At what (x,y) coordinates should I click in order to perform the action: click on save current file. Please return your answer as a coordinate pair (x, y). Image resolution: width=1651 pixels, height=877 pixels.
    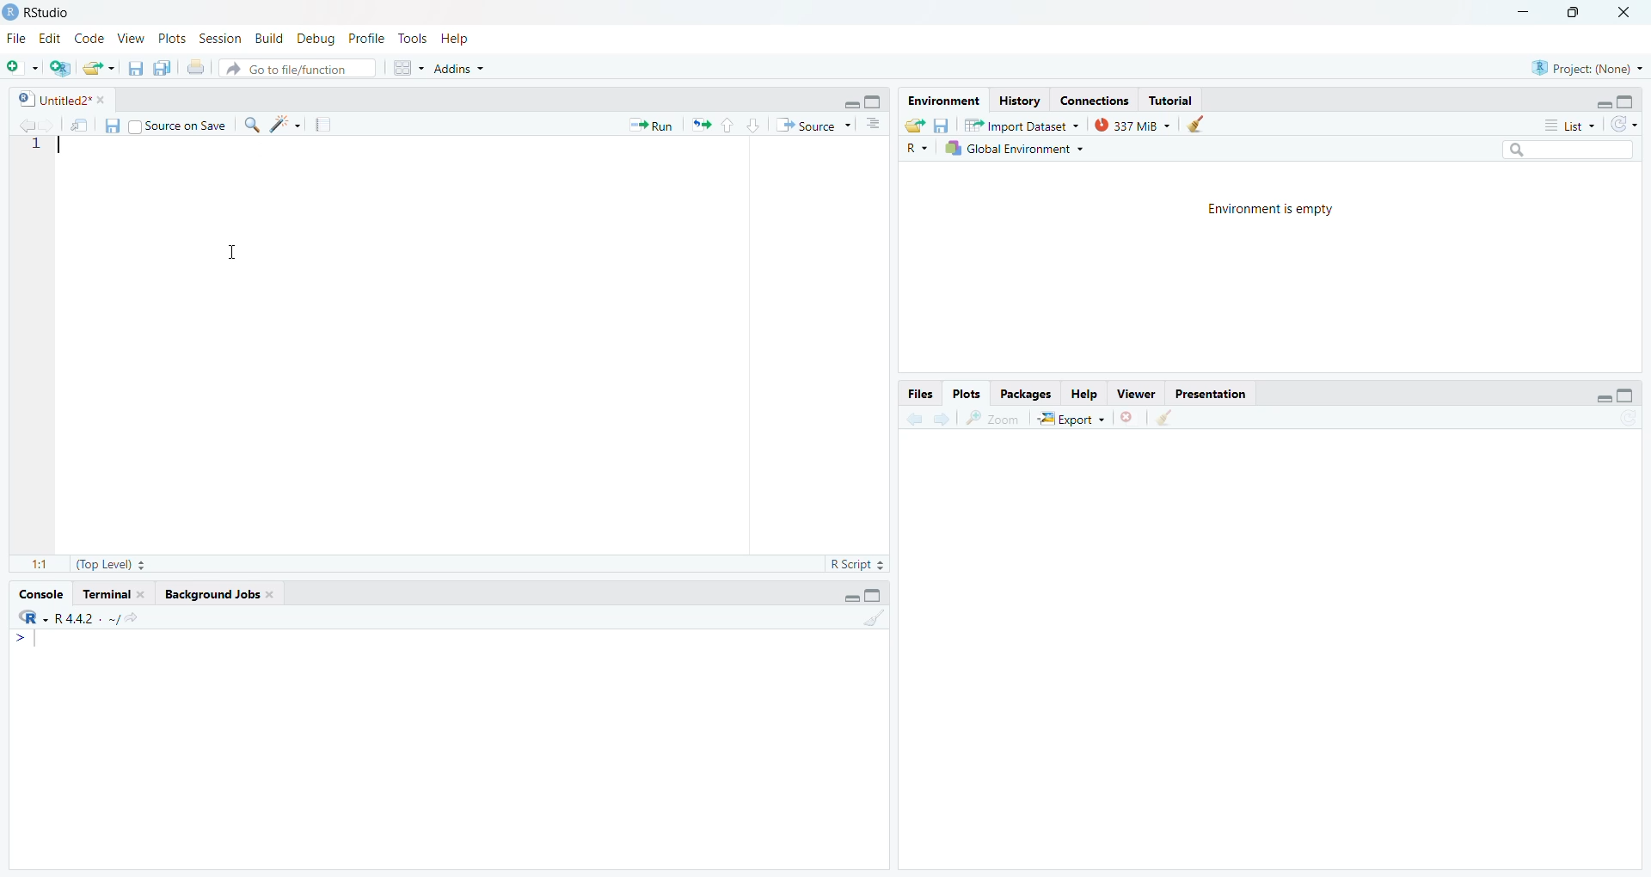
    Looking at the image, I should click on (110, 126).